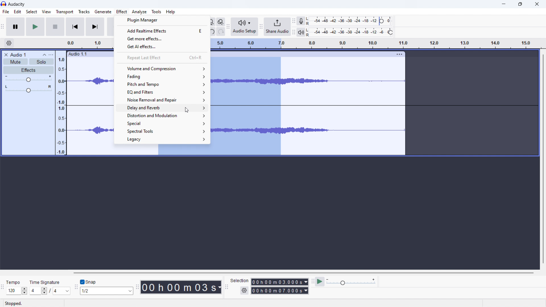  What do you see at coordinates (213, 31) in the screenshot?
I see `undo` at bounding box center [213, 31].